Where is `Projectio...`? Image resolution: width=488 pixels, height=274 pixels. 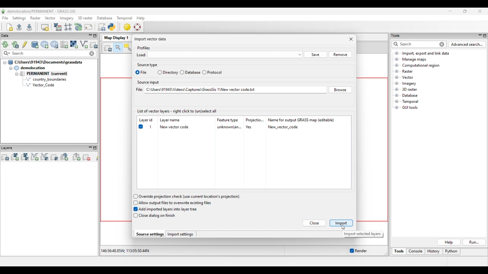 Projectio... is located at coordinates (255, 119).